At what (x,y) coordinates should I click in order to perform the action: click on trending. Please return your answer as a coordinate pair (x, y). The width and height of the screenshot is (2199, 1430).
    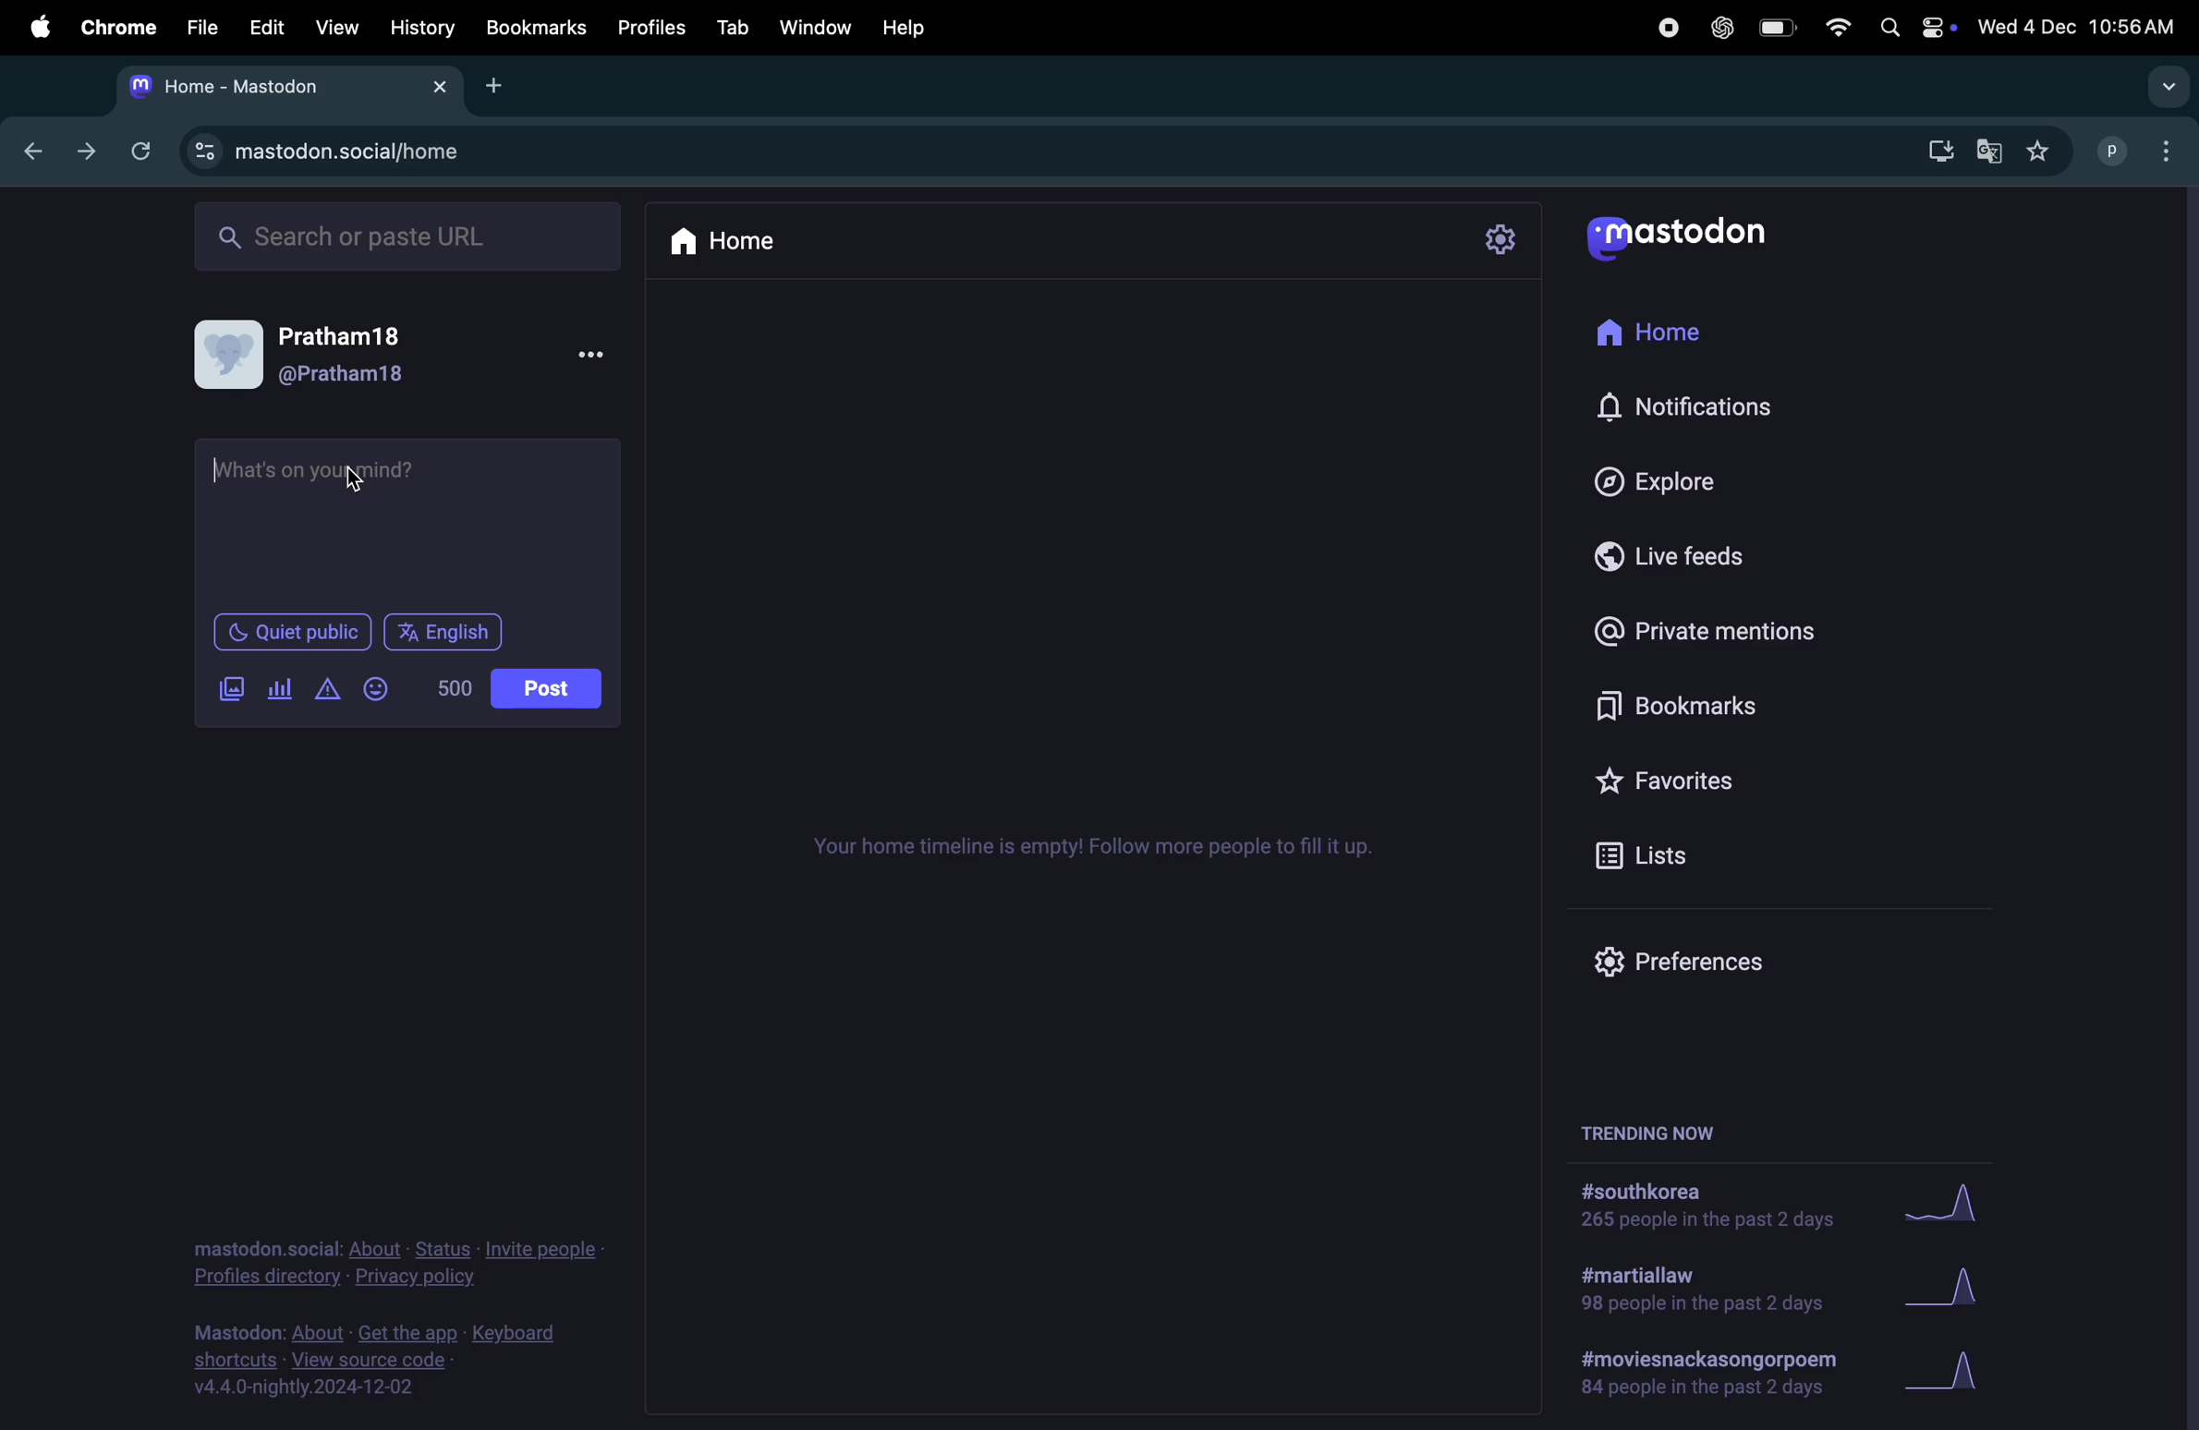
    Looking at the image, I should click on (1708, 1371).